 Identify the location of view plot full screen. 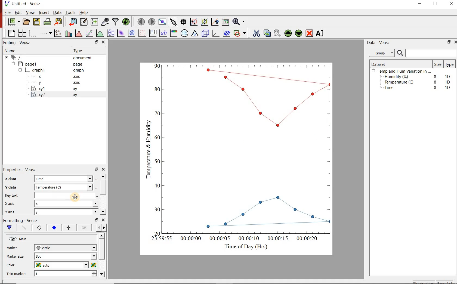
(163, 22).